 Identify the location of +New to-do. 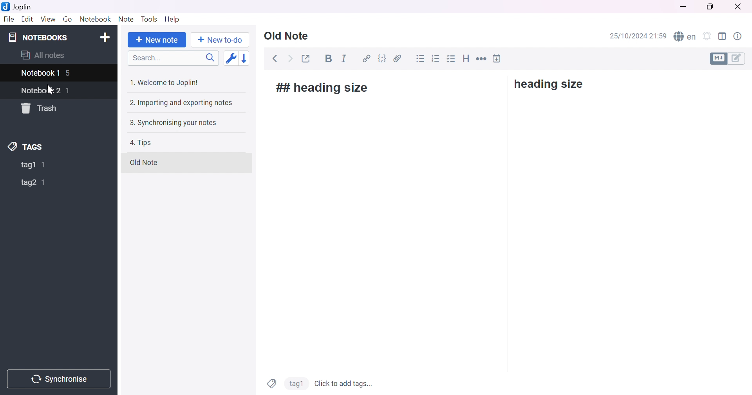
(222, 40).